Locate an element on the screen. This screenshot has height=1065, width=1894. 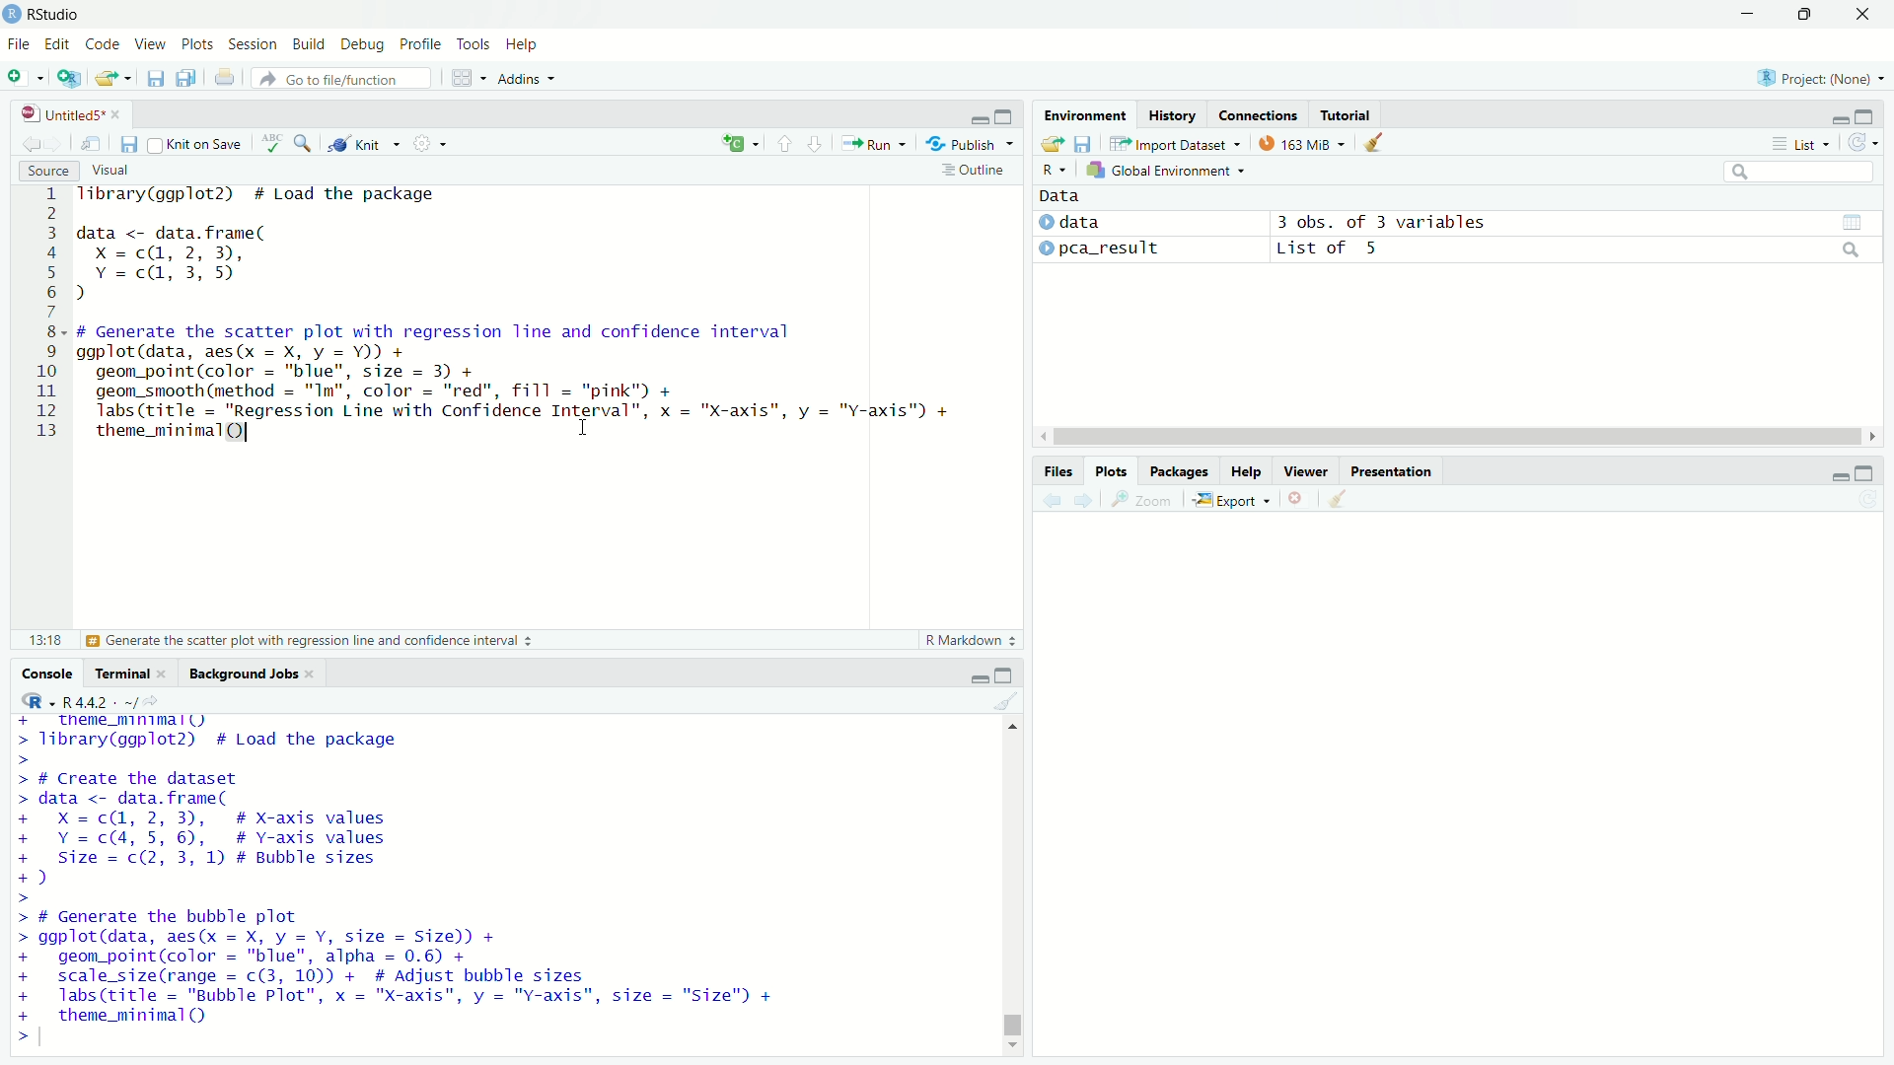
minimize is located at coordinates (1837, 473).